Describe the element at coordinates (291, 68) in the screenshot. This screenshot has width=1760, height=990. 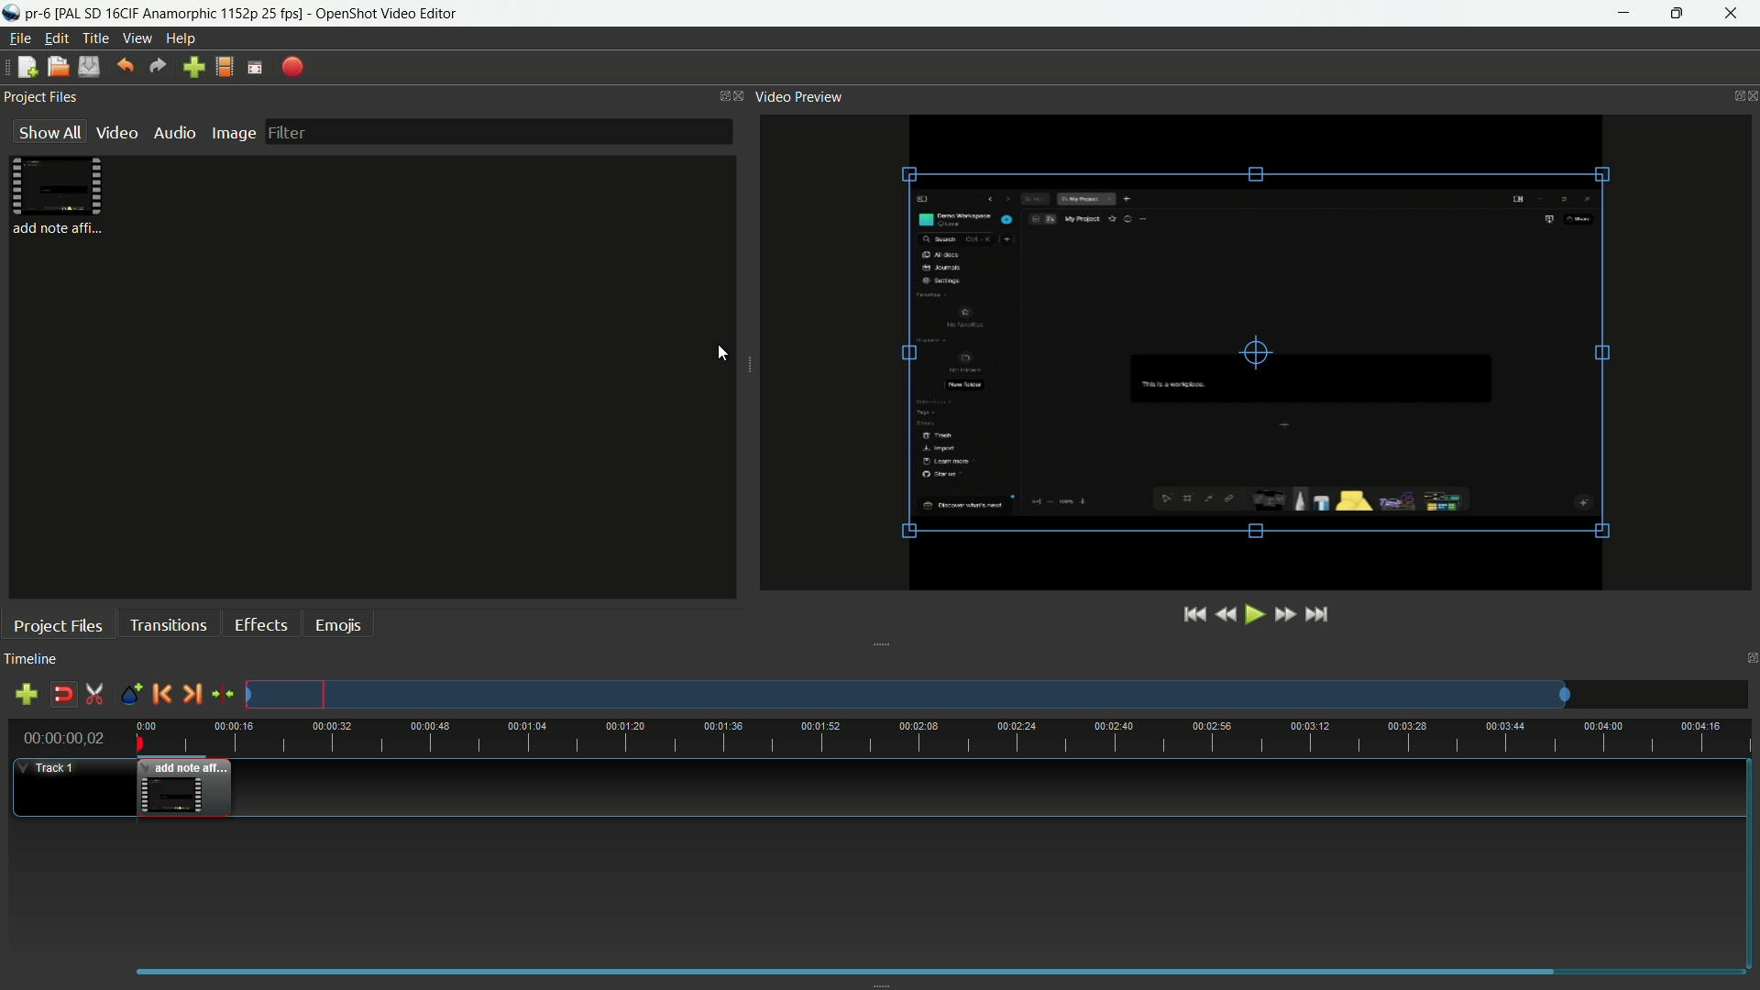
I see `export` at that location.